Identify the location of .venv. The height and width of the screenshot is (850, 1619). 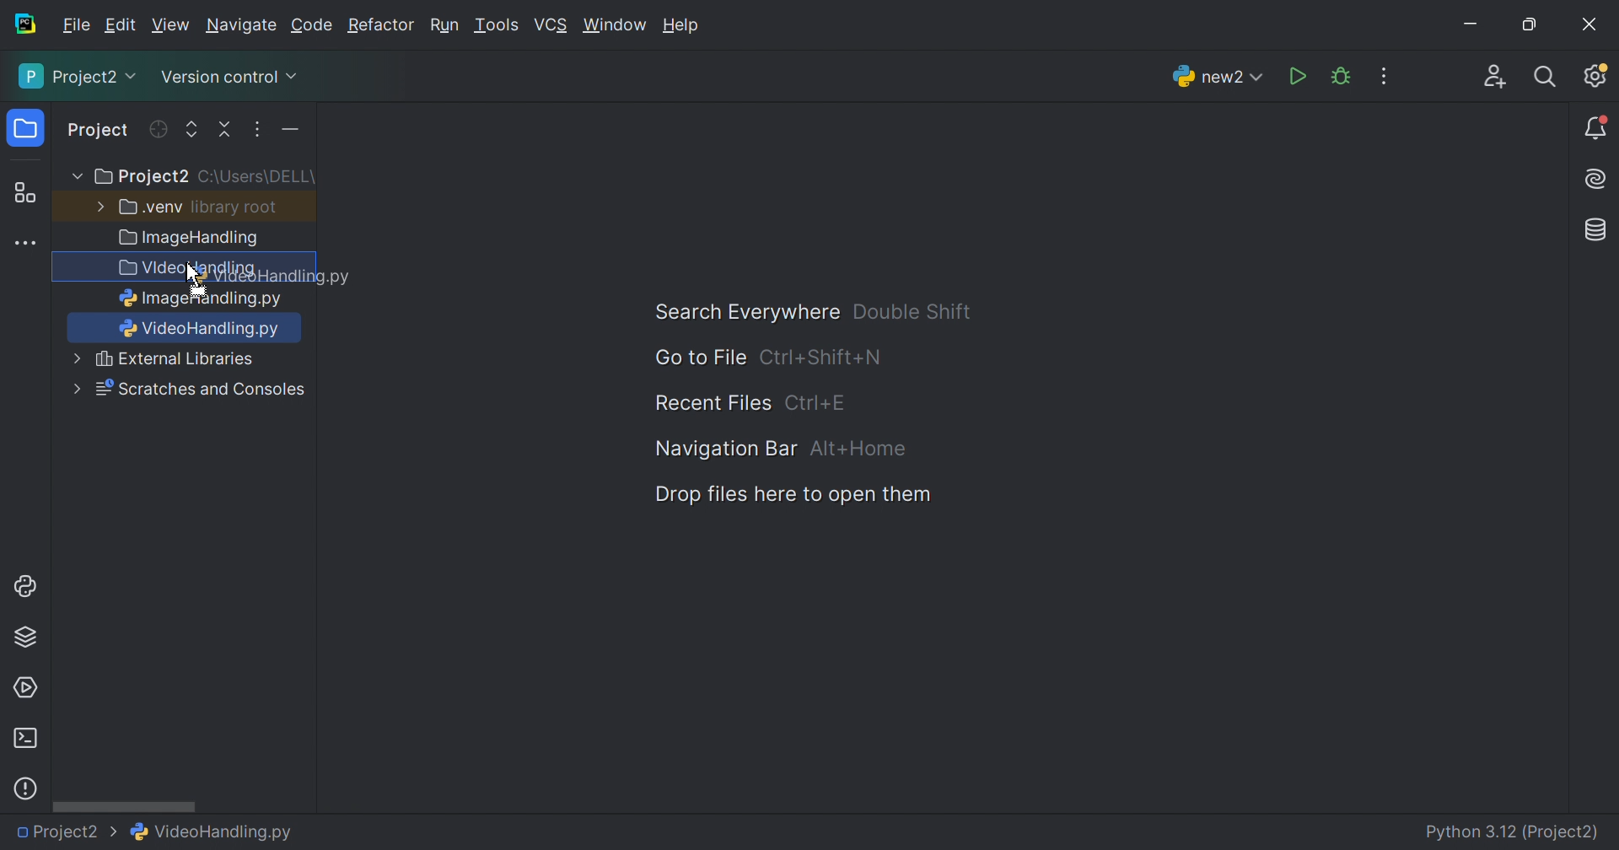
(151, 207).